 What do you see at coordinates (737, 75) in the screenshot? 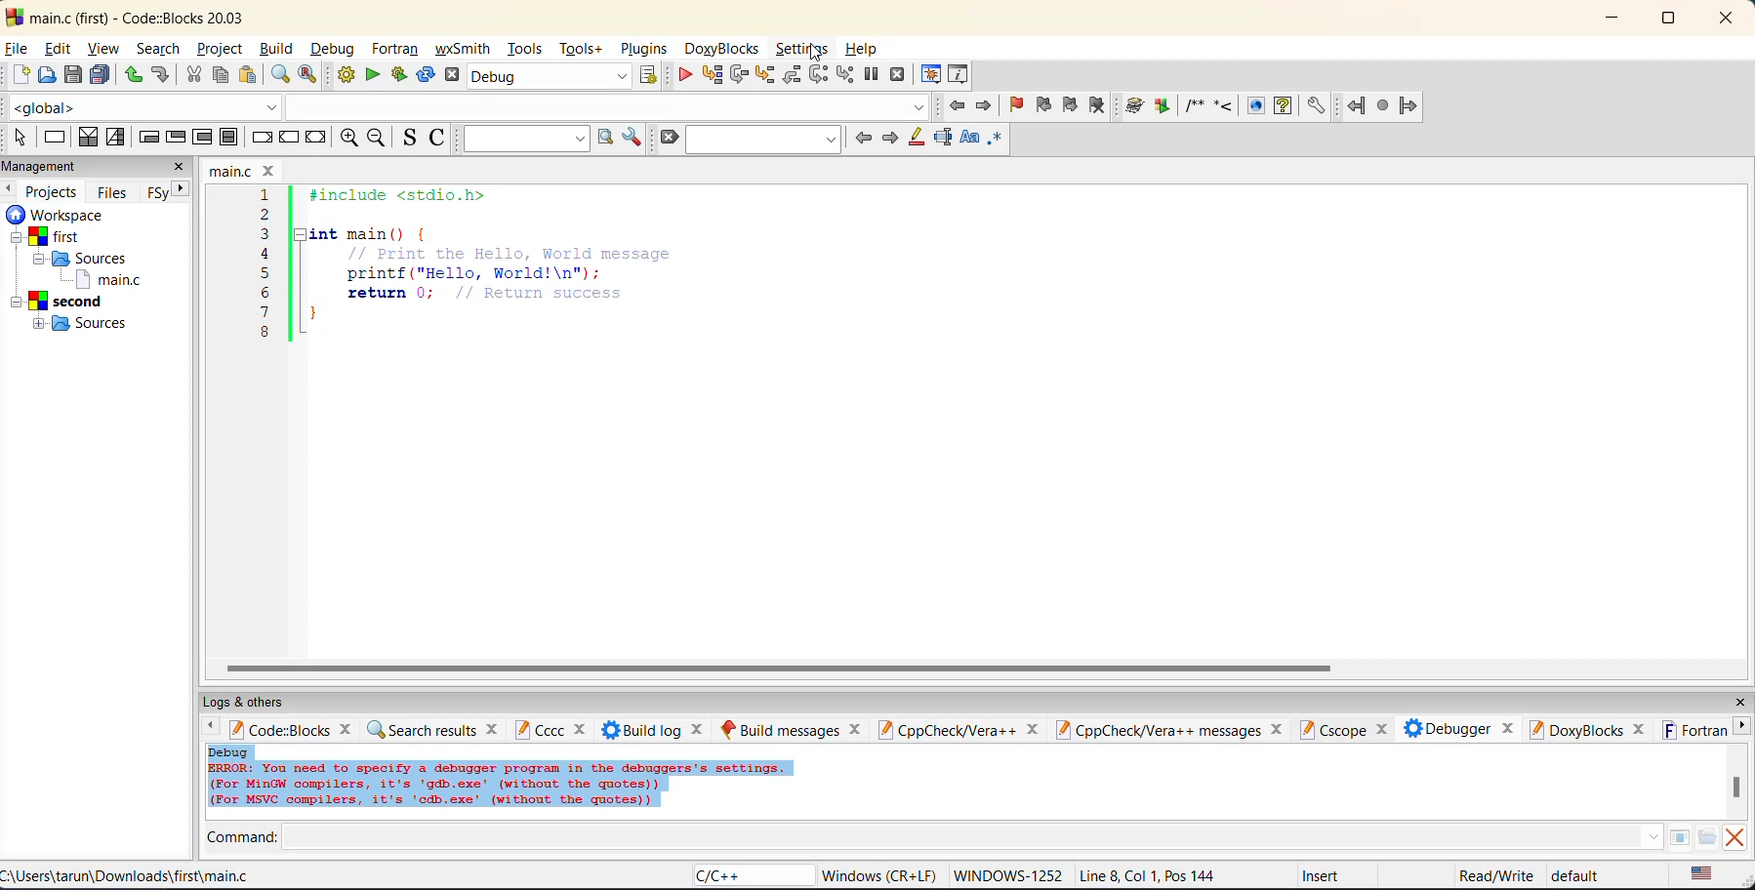
I see `next line` at bounding box center [737, 75].